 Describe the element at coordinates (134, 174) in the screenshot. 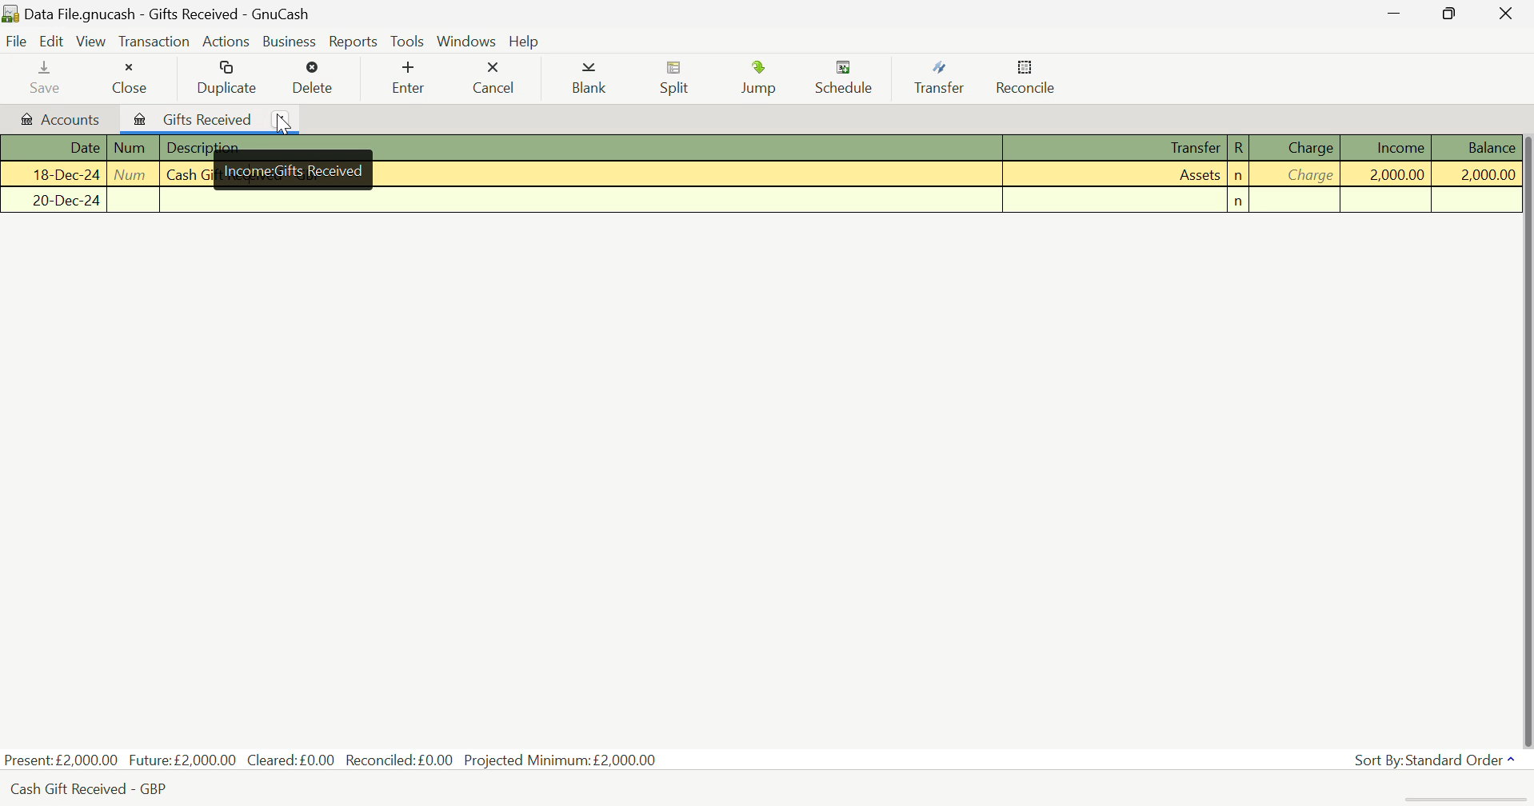

I see `Num` at that location.